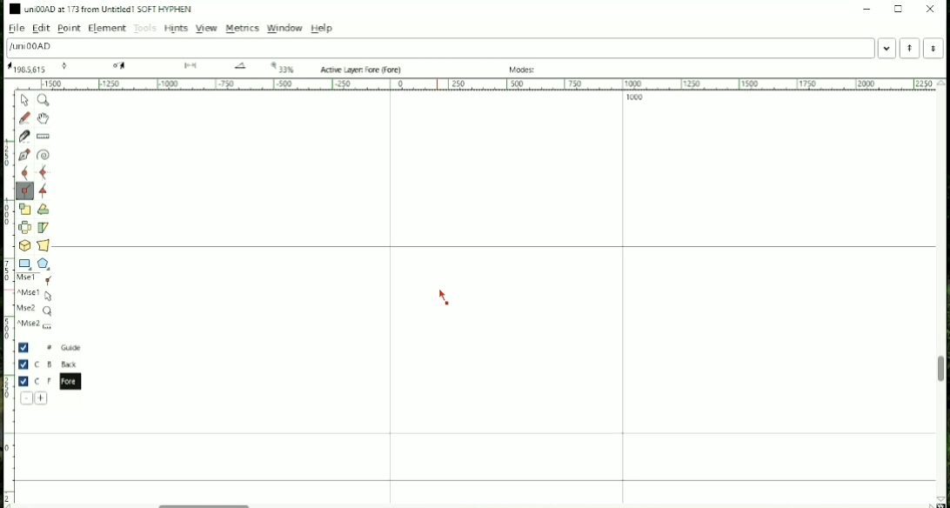  I want to click on Metrics, so click(243, 29).